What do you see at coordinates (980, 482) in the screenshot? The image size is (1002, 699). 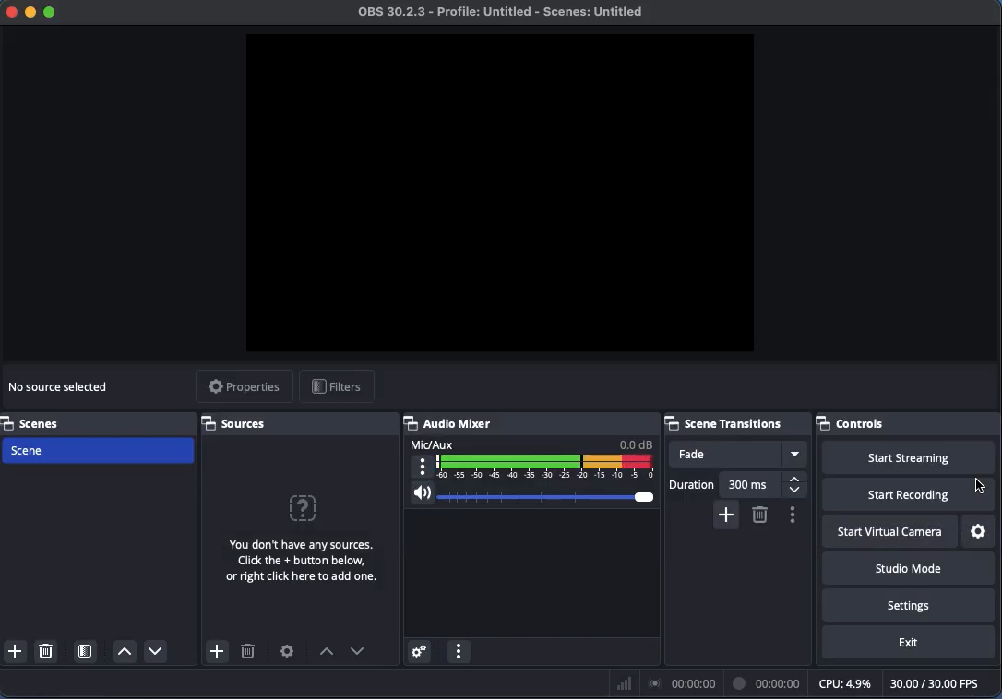 I see `Made switch` at bounding box center [980, 482].